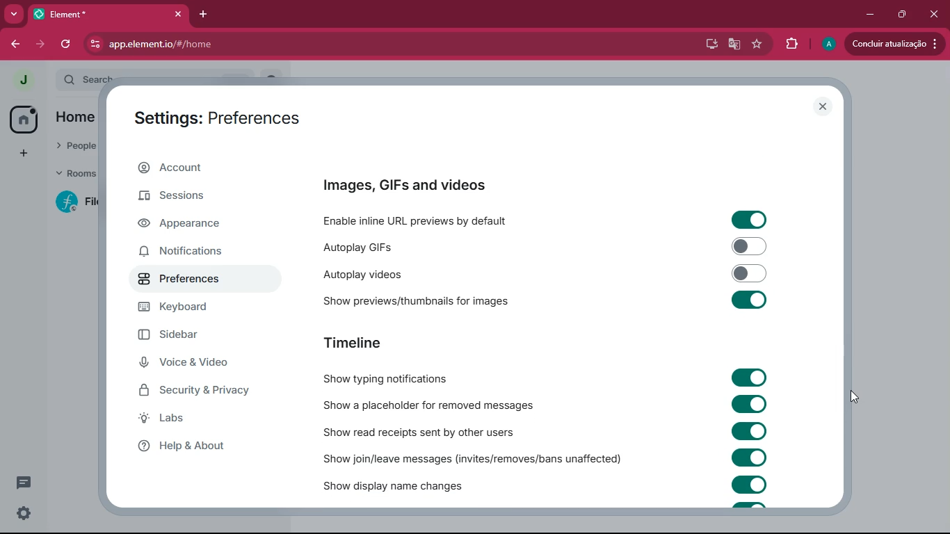 The image size is (950, 534). Describe the element at coordinates (67, 44) in the screenshot. I see `refresh` at that location.